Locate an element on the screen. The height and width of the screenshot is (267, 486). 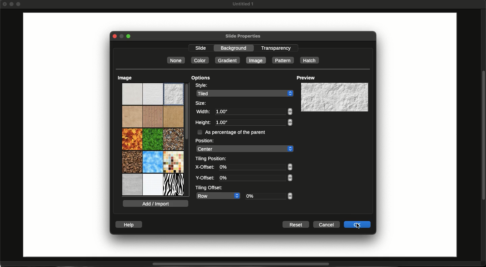
Close is located at coordinates (113, 36).